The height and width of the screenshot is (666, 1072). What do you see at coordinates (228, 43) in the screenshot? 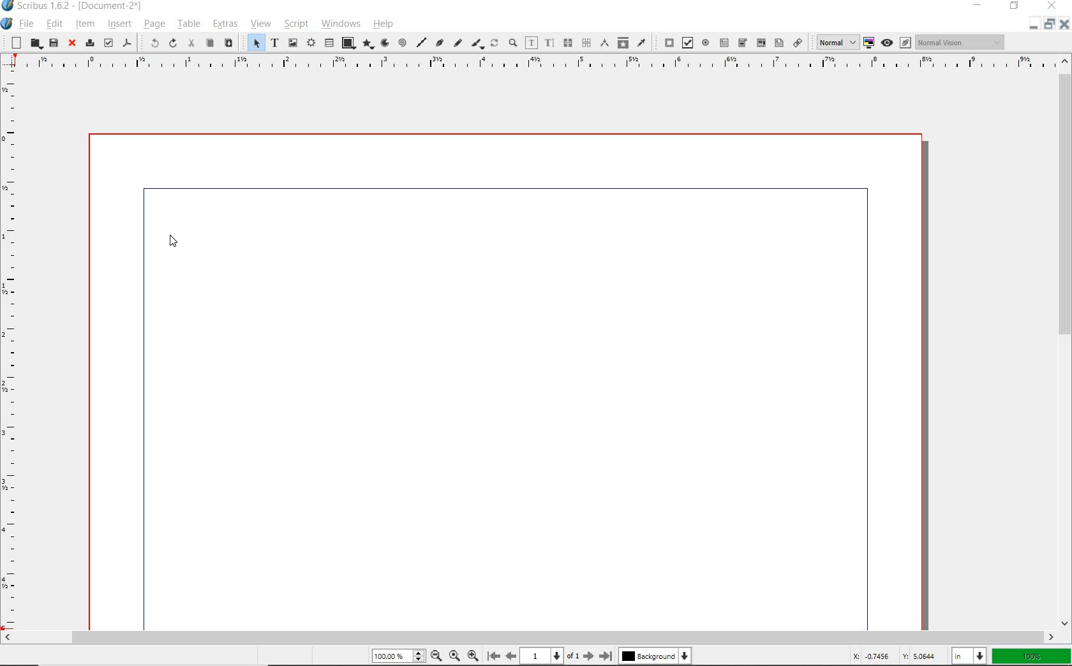
I see `paste` at bounding box center [228, 43].